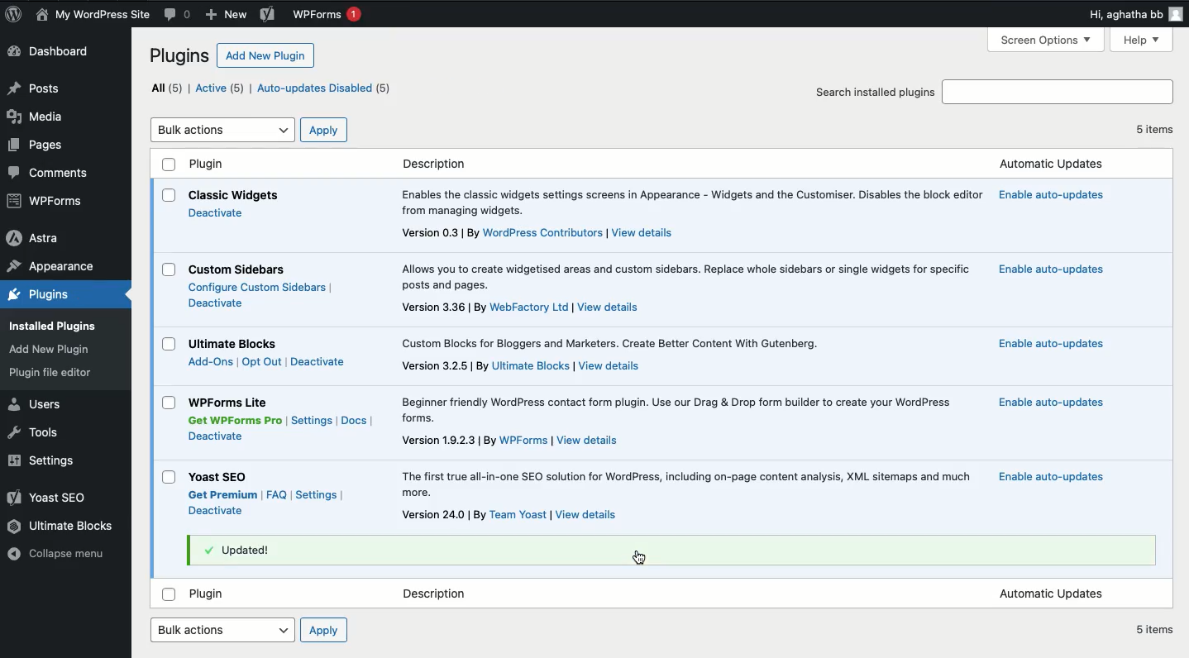 The image size is (1189, 658). What do you see at coordinates (55, 200) in the screenshot?
I see `WPForms` at bounding box center [55, 200].